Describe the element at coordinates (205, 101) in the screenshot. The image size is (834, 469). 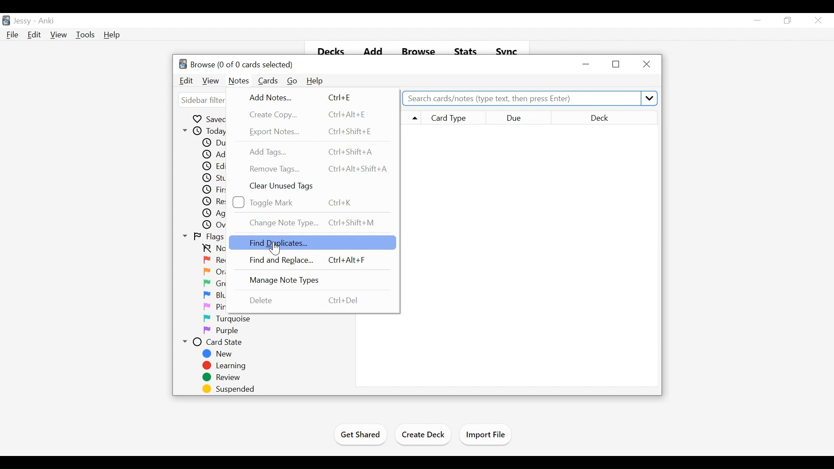
I see `sidebar filter` at that location.